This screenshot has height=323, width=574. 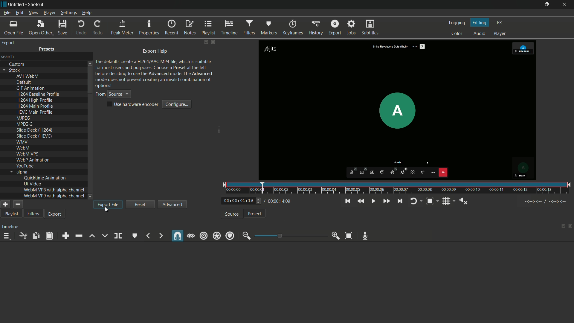 I want to click on search, so click(x=10, y=57).